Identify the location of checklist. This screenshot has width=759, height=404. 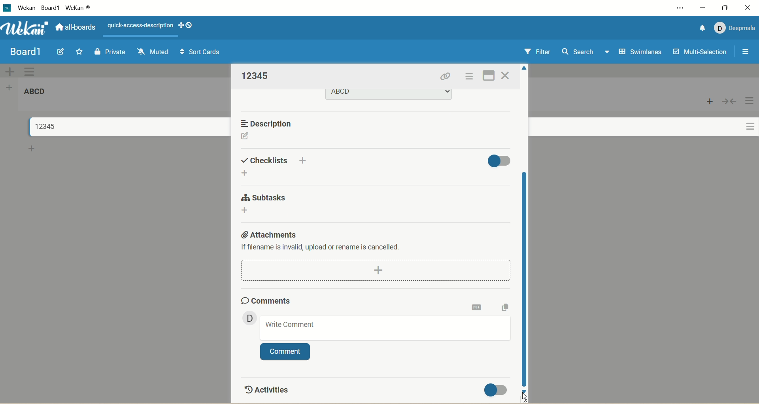
(265, 159).